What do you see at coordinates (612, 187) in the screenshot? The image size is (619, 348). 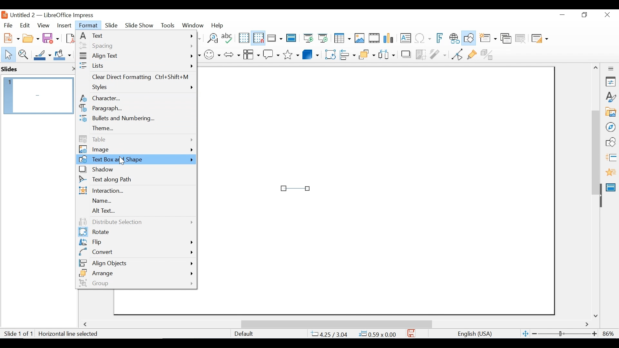 I see `Master Slide` at bounding box center [612, 187].